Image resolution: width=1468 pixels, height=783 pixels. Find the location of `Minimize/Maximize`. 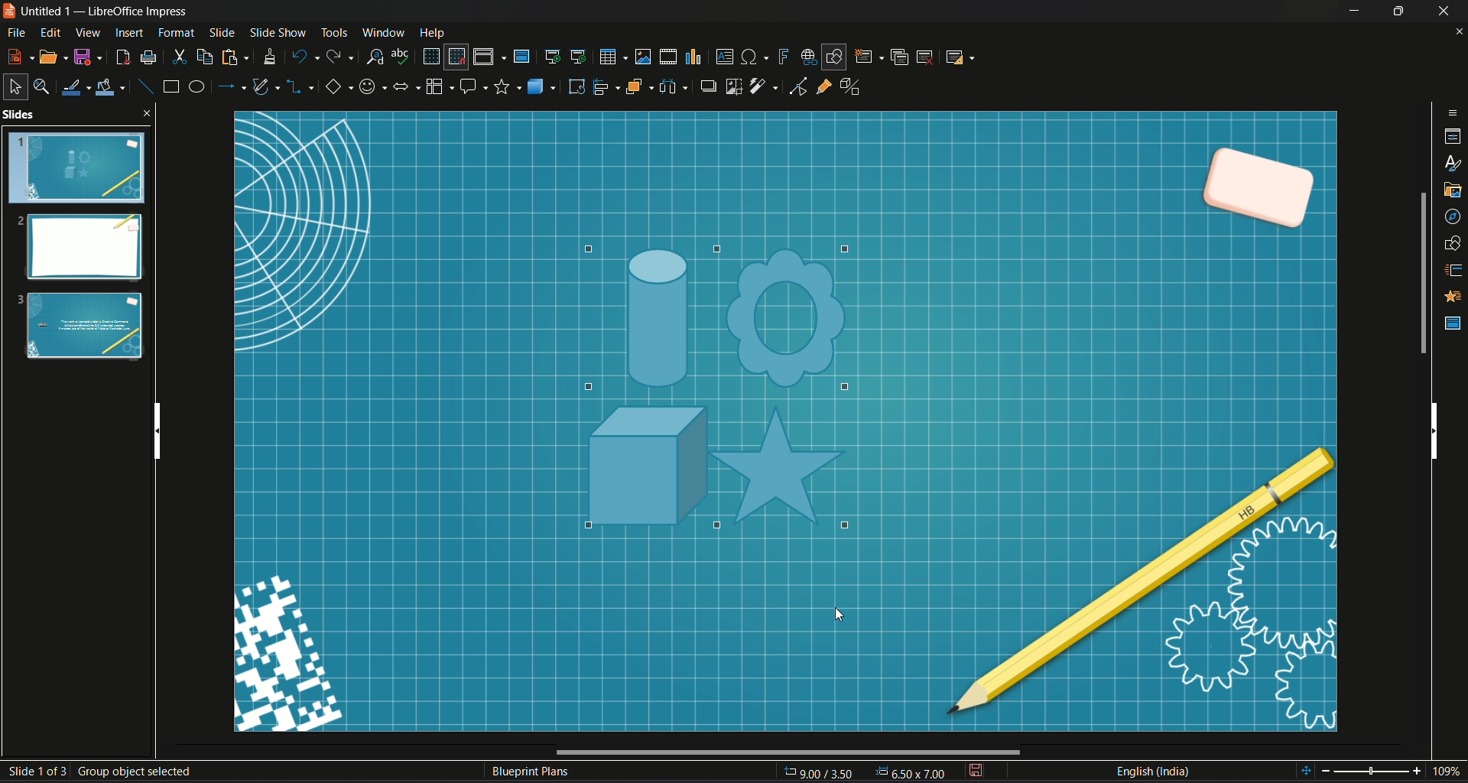

Minimize/Maximize is located at coordinates (1397, 11).